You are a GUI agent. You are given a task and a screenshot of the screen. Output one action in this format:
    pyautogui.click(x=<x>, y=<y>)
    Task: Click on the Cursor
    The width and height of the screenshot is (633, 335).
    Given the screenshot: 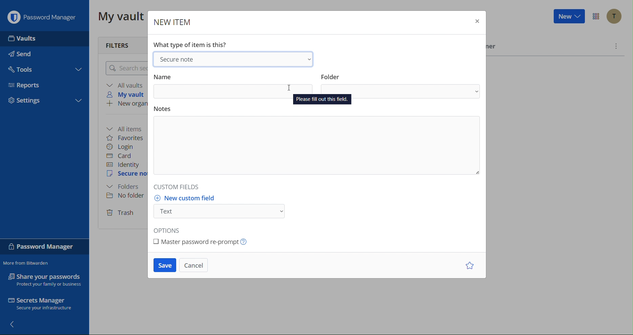 What is the action you would take?
    pyautogui.click(x=289, y=88)
    